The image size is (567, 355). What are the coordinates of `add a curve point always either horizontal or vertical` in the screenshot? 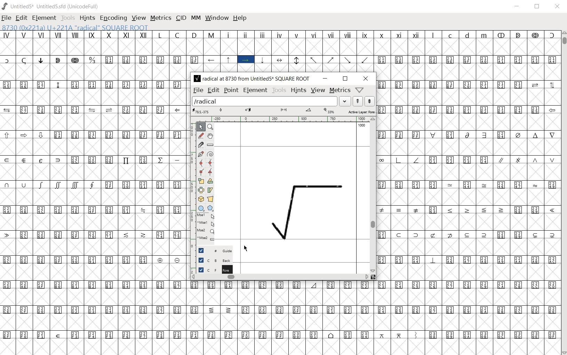 It's located at (209, 162).